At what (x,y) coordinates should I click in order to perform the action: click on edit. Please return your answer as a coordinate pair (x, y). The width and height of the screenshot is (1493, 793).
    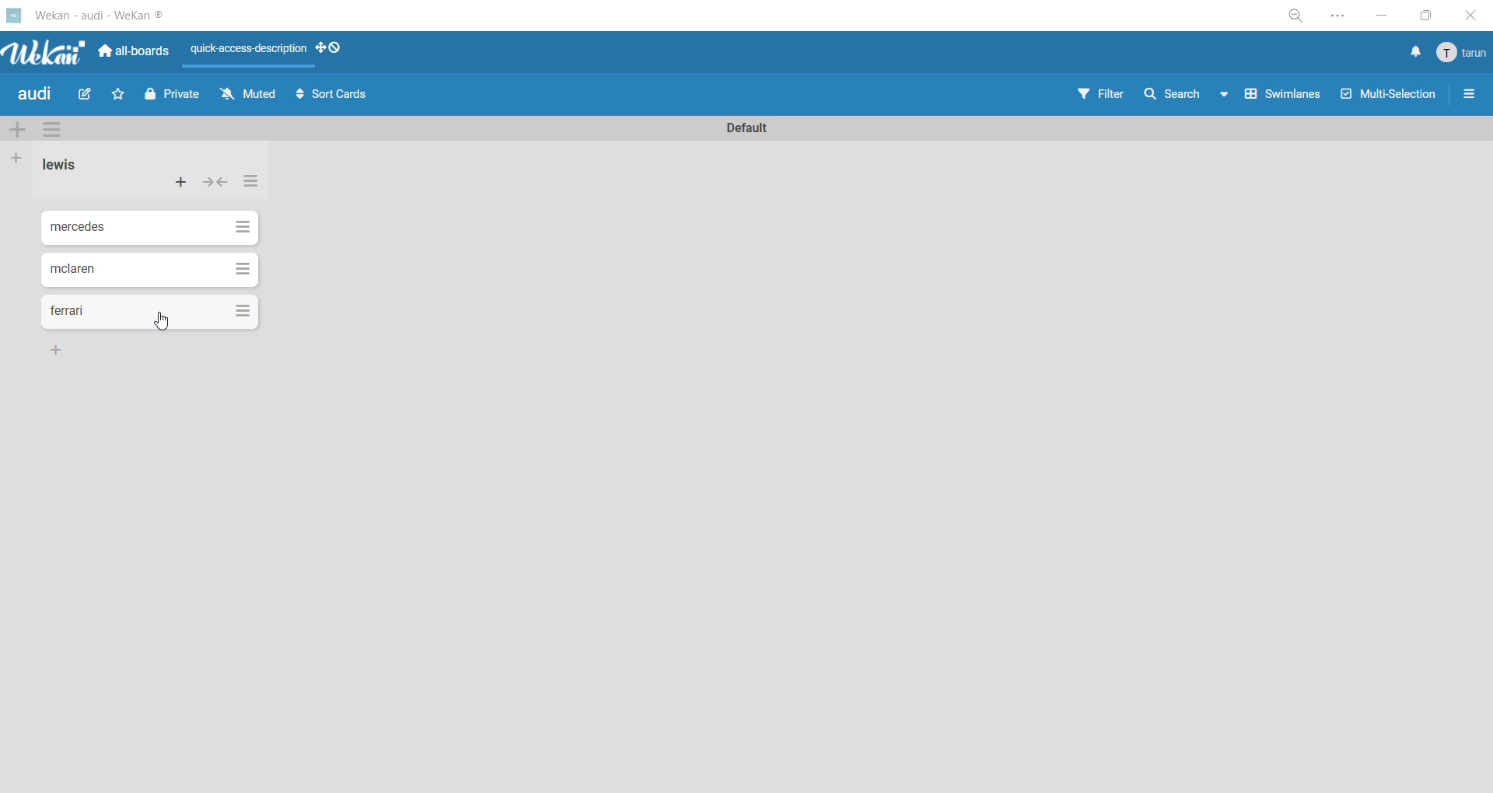
    Looking at the image, I should click on (92, 95).